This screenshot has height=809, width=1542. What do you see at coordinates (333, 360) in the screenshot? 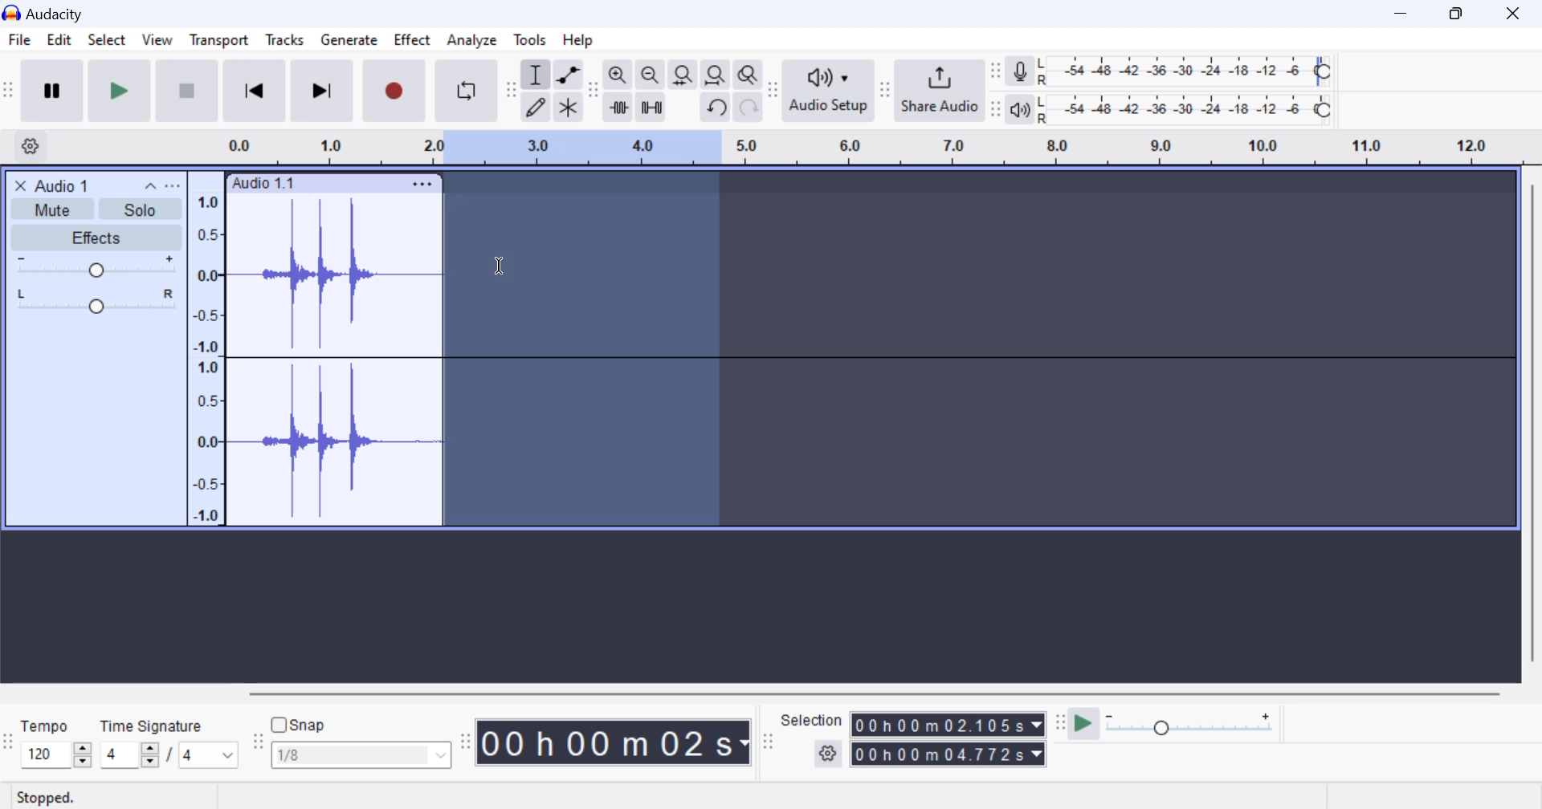
I see `Audio Clip` at bounding box center [333, 360].